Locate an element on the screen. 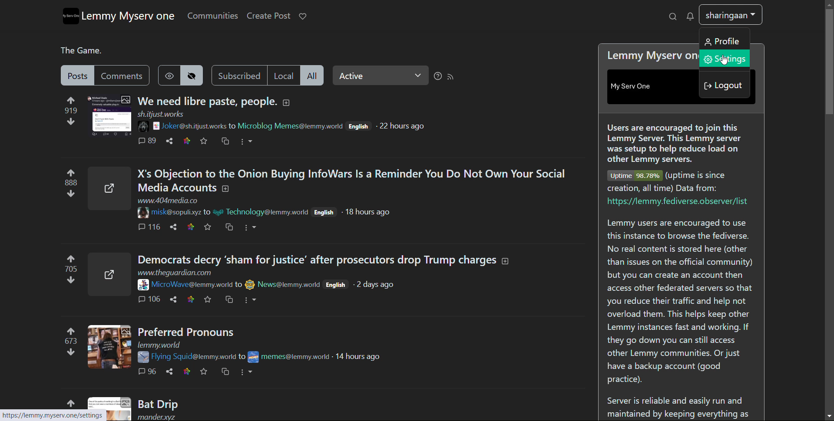 The image size is (834, 421). more is located at coordinates (253, 300).